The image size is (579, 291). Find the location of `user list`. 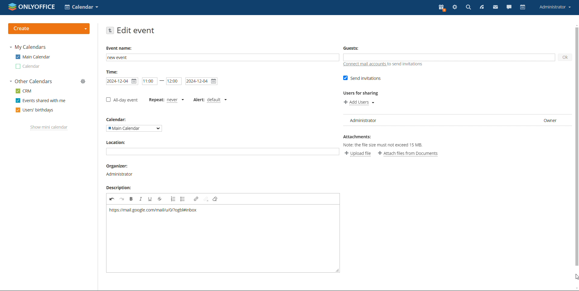

user list is located at coordinates (455, 120).